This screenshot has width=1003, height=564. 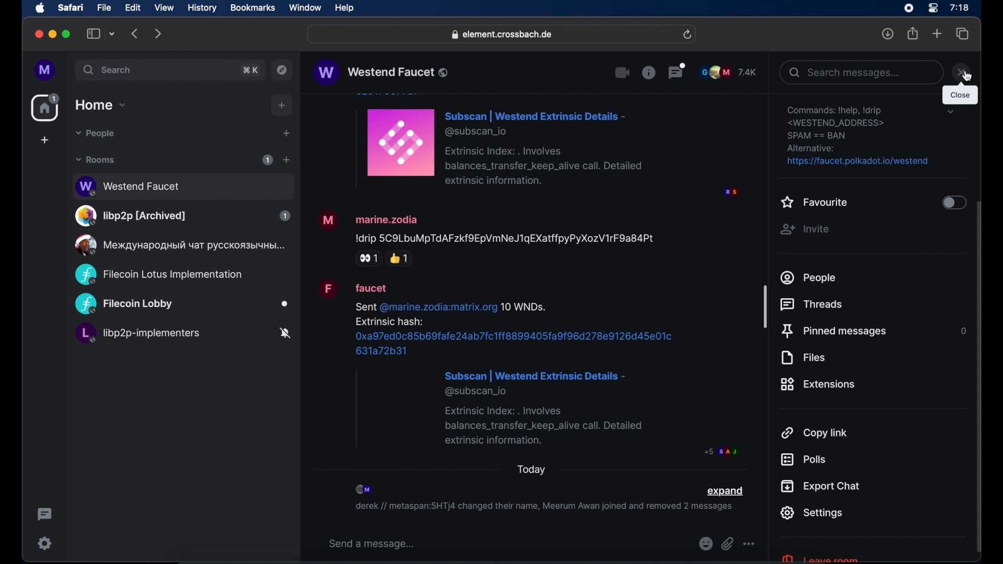 What do you see at coordinates (963, 34) in the screenshot?
I see `show tab overview` at bounding box center [963, 34].